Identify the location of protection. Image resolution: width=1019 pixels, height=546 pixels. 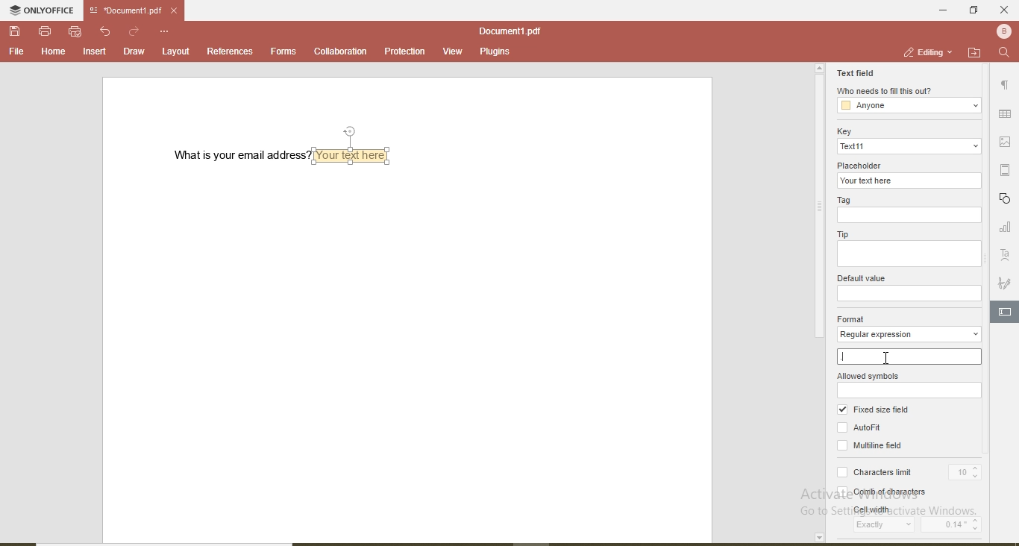
(404, 51).